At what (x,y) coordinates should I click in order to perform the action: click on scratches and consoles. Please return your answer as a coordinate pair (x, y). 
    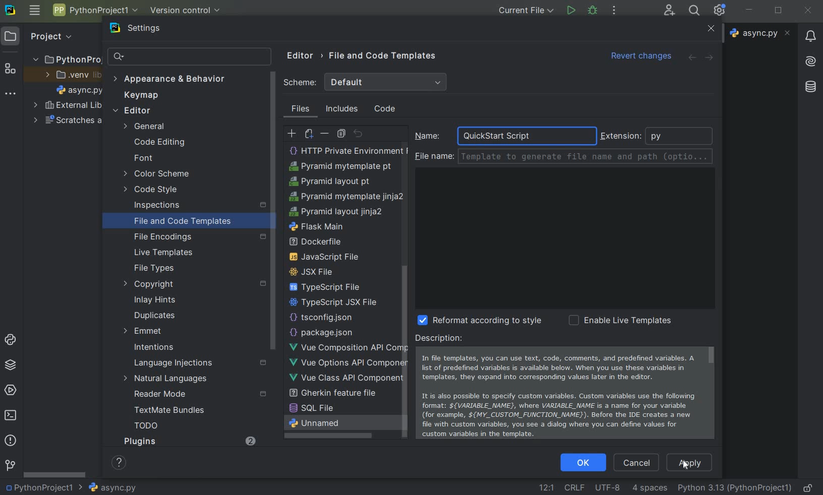
    Looking at the image, I should click on (74, 121).